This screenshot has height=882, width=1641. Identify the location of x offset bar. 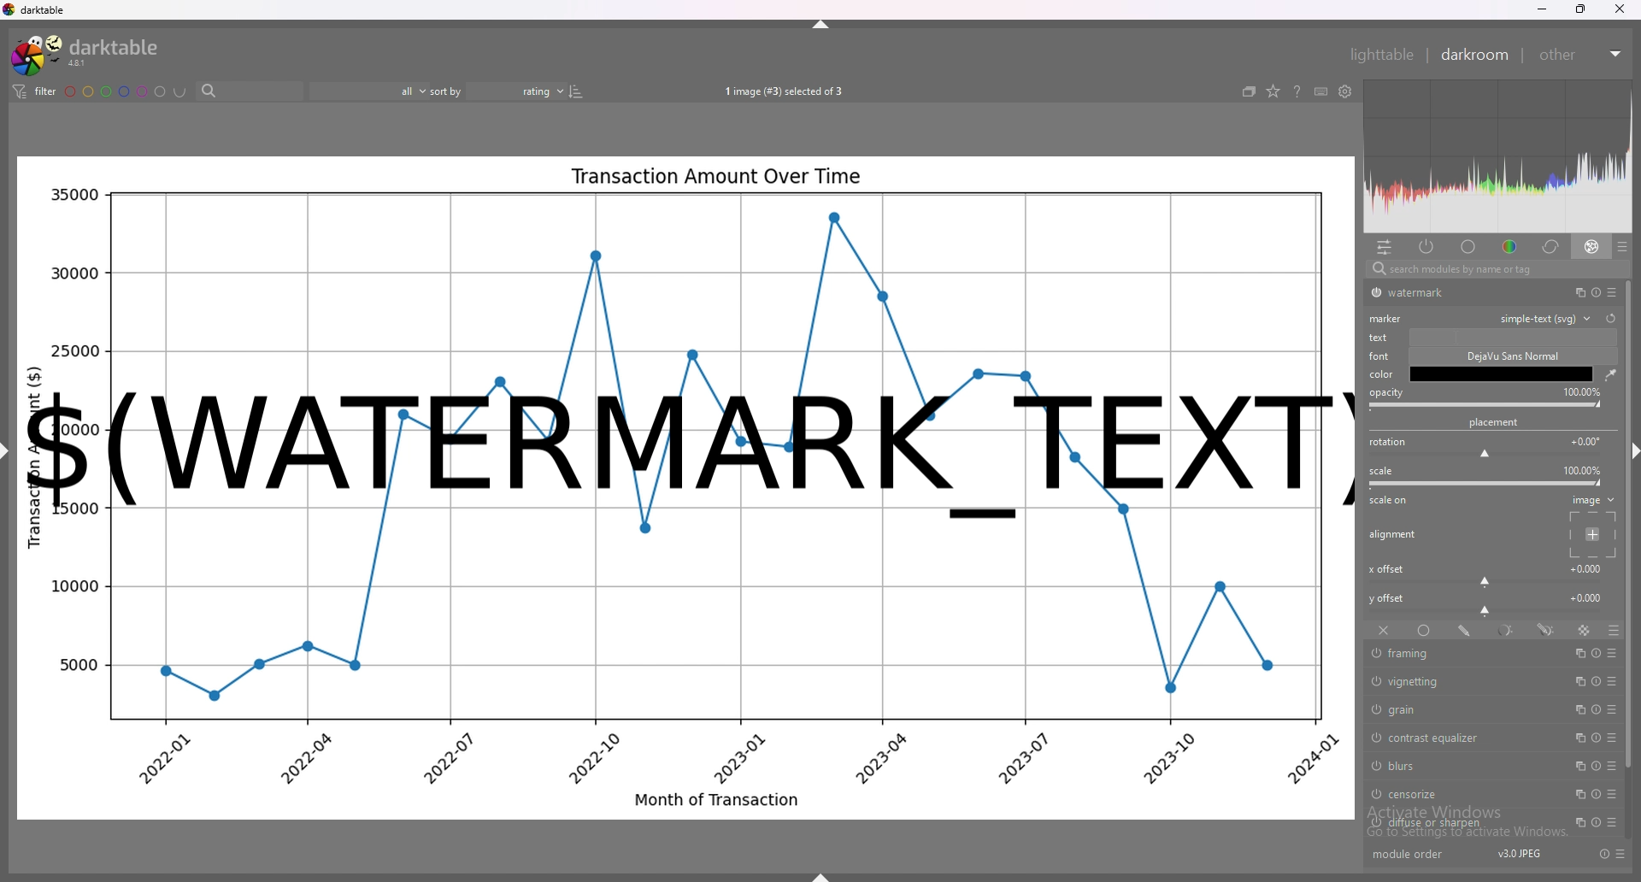
(1486, 582).